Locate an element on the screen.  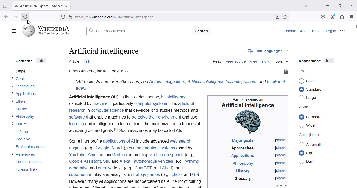
External links. is located at coordinates (28, 171).